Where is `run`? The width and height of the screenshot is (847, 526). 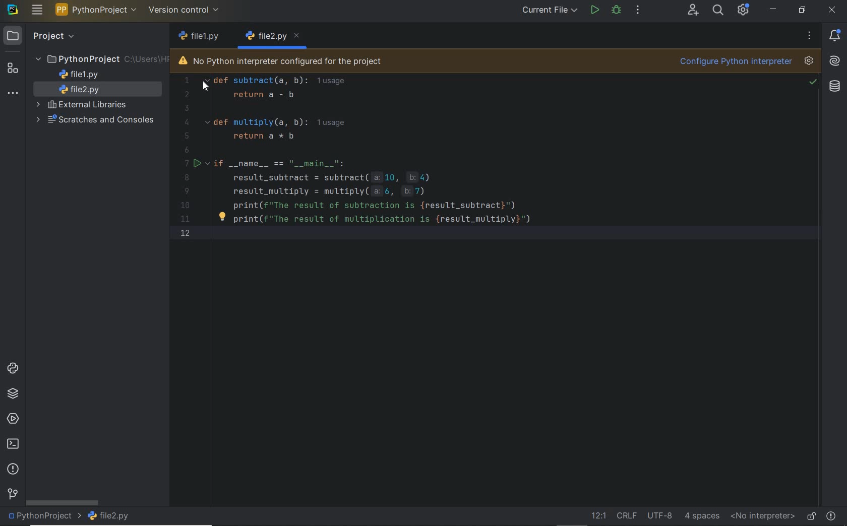
run is located at coordinates (595, 9).